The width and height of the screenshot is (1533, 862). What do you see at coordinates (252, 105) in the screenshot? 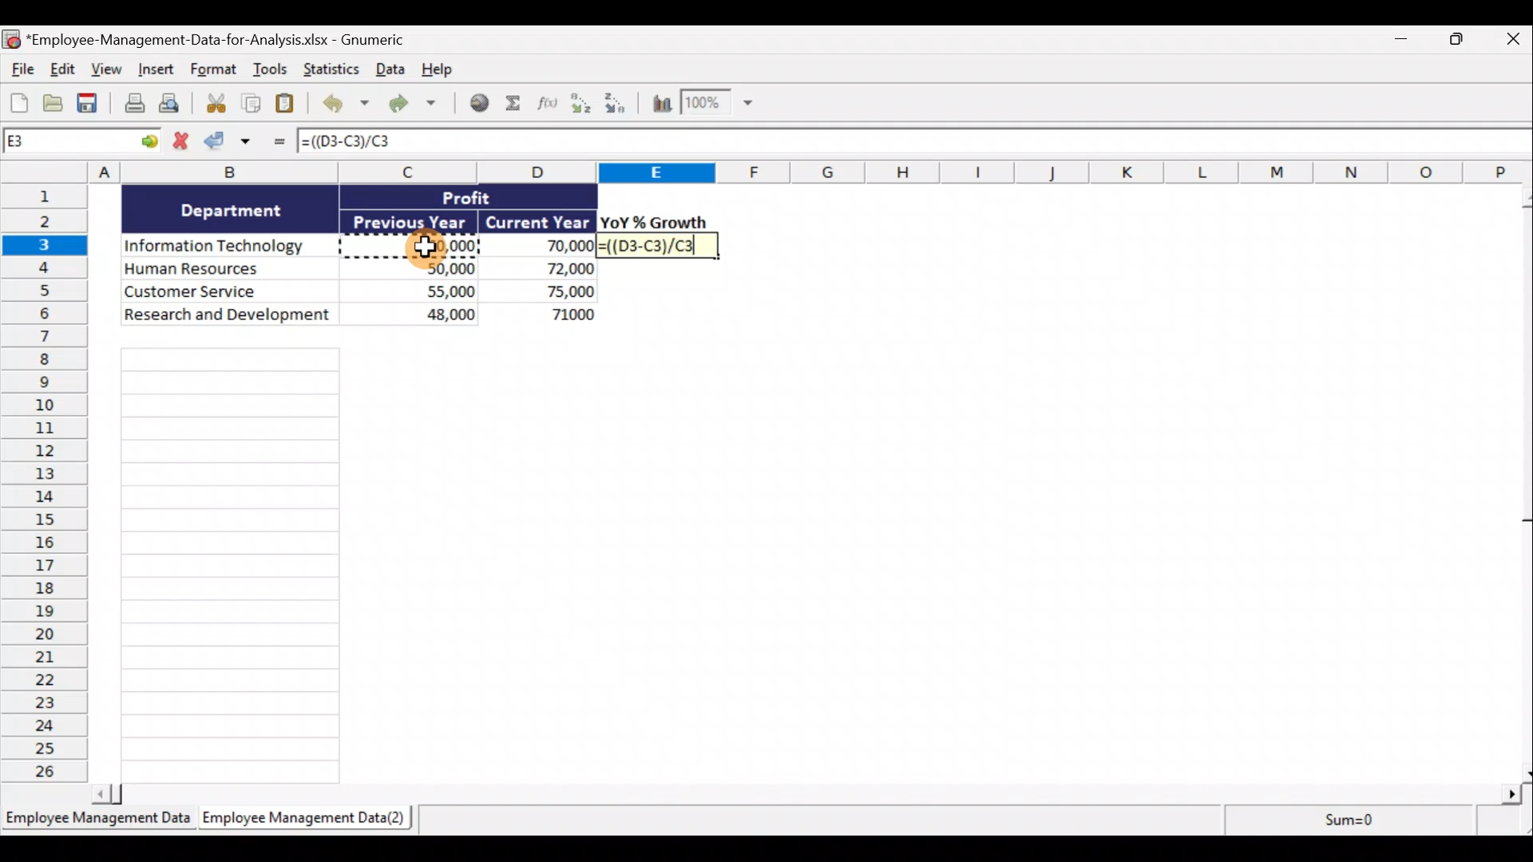
I see `Copy selection` at bounding box center [252, 105].